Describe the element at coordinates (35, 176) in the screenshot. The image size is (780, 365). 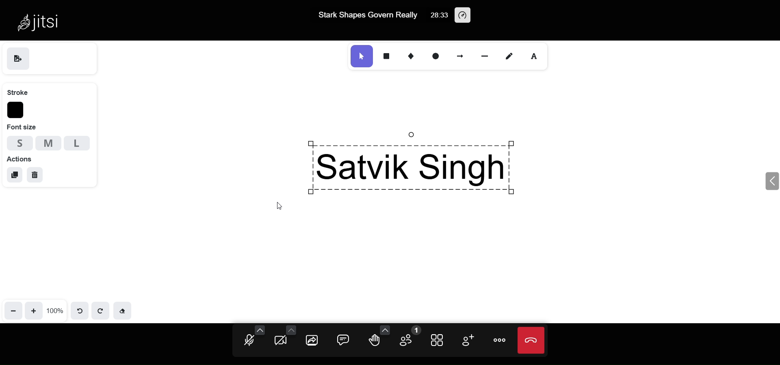
I see `delete` at that location.